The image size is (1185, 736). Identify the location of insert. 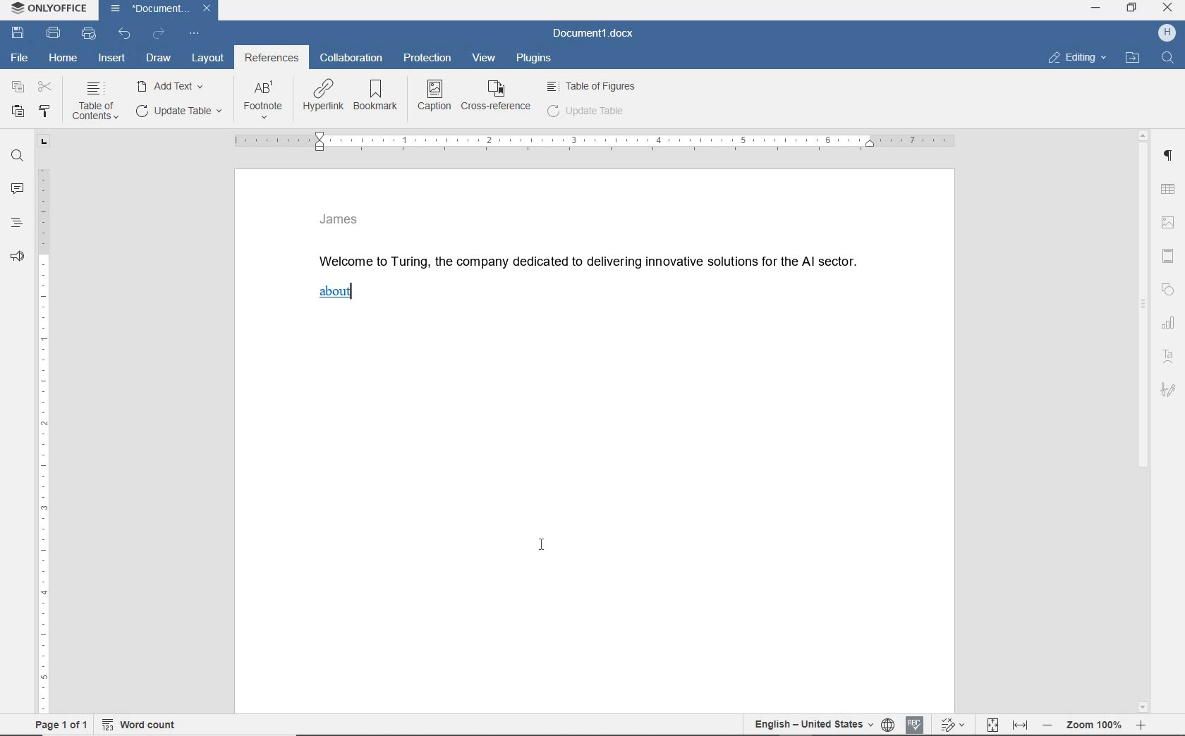
(112, 59).